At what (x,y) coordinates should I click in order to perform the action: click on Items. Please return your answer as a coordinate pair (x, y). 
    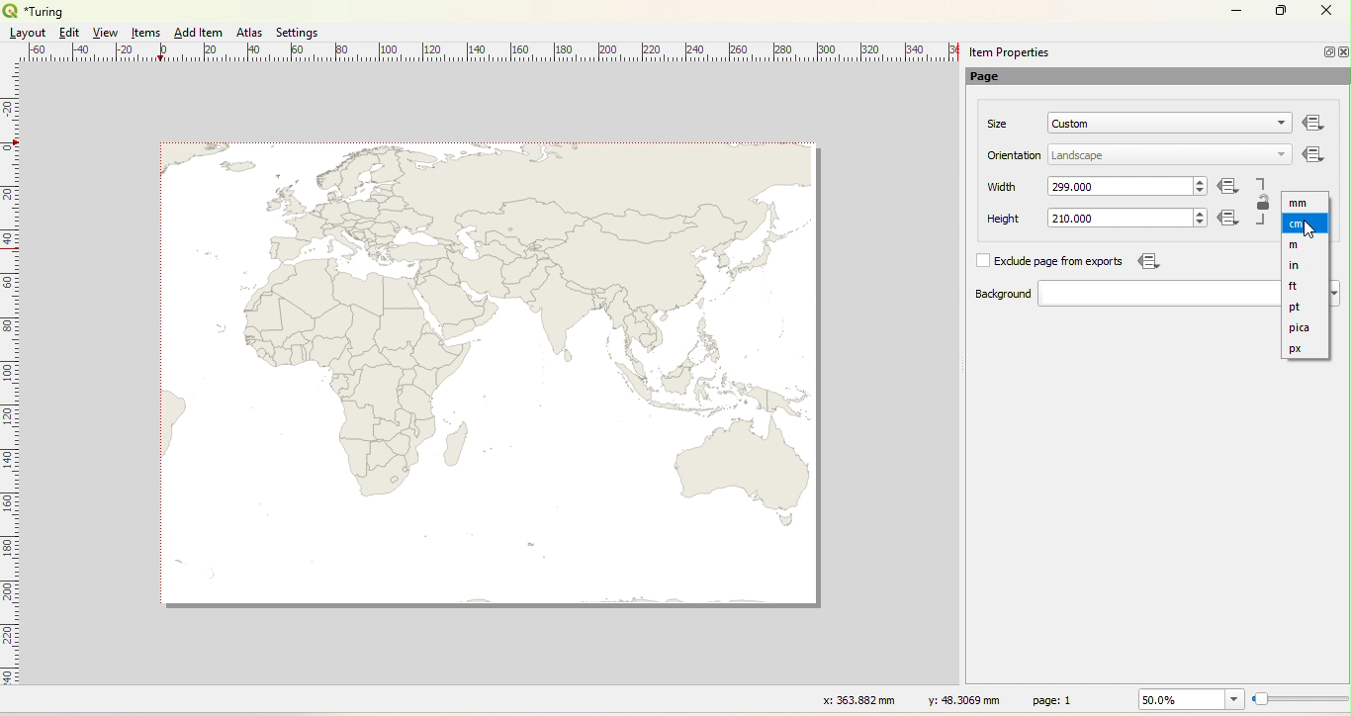
    Looking at the image, I should click on (147, 34).